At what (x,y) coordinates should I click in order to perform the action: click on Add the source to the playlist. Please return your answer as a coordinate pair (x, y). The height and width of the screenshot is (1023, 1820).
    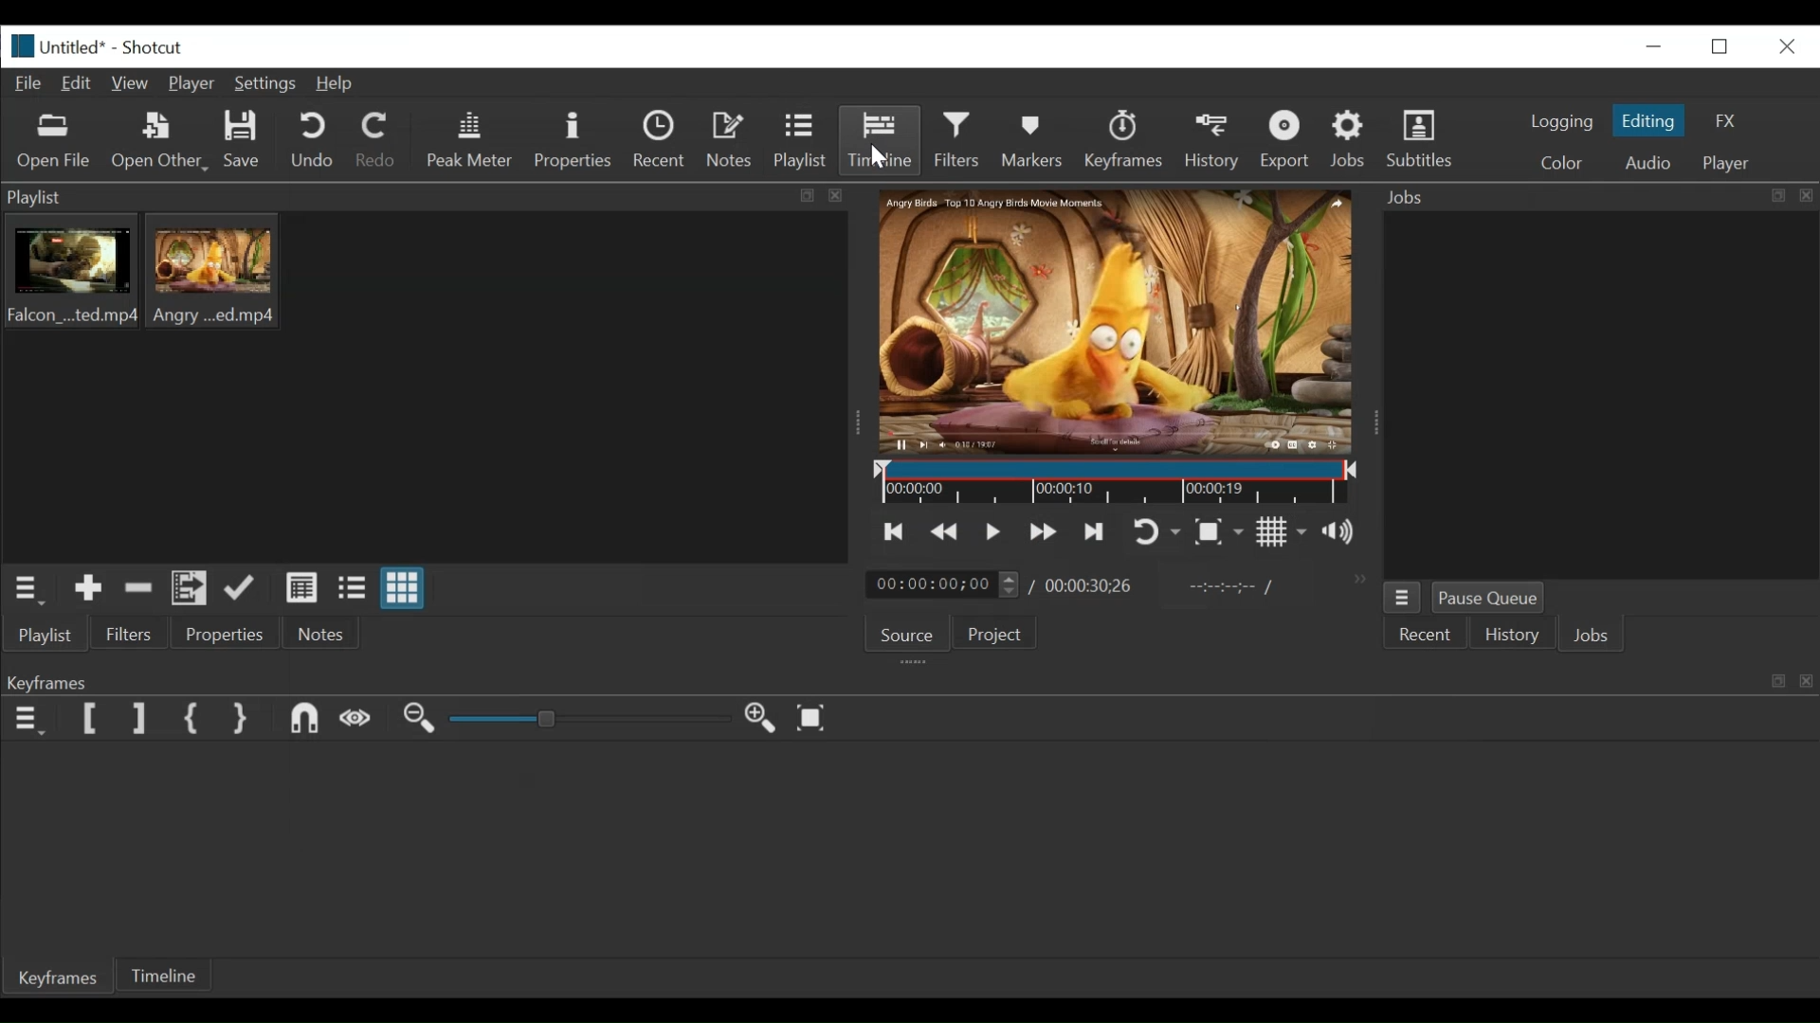
    Looking at the image, I should click on (86, 591).